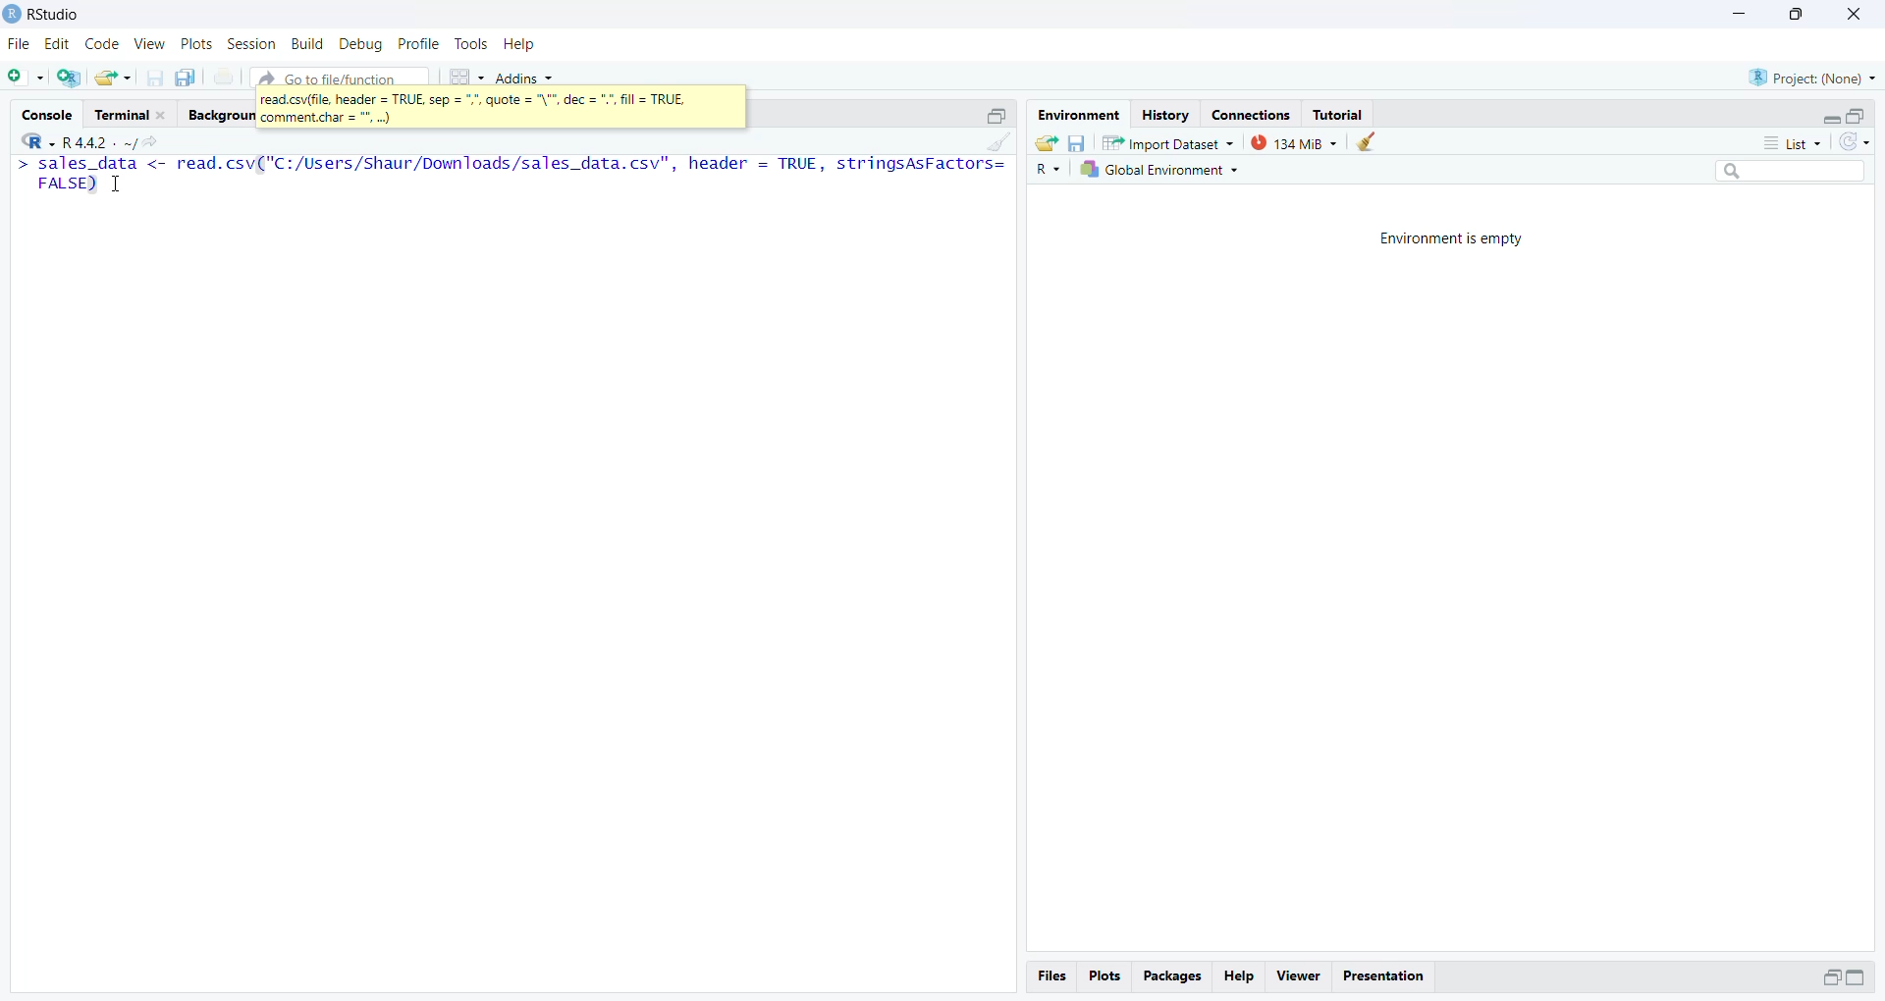  What do you see at coordinates (24, 75) in the screenshot?
I see `New File` at bounding box center [24, 75].